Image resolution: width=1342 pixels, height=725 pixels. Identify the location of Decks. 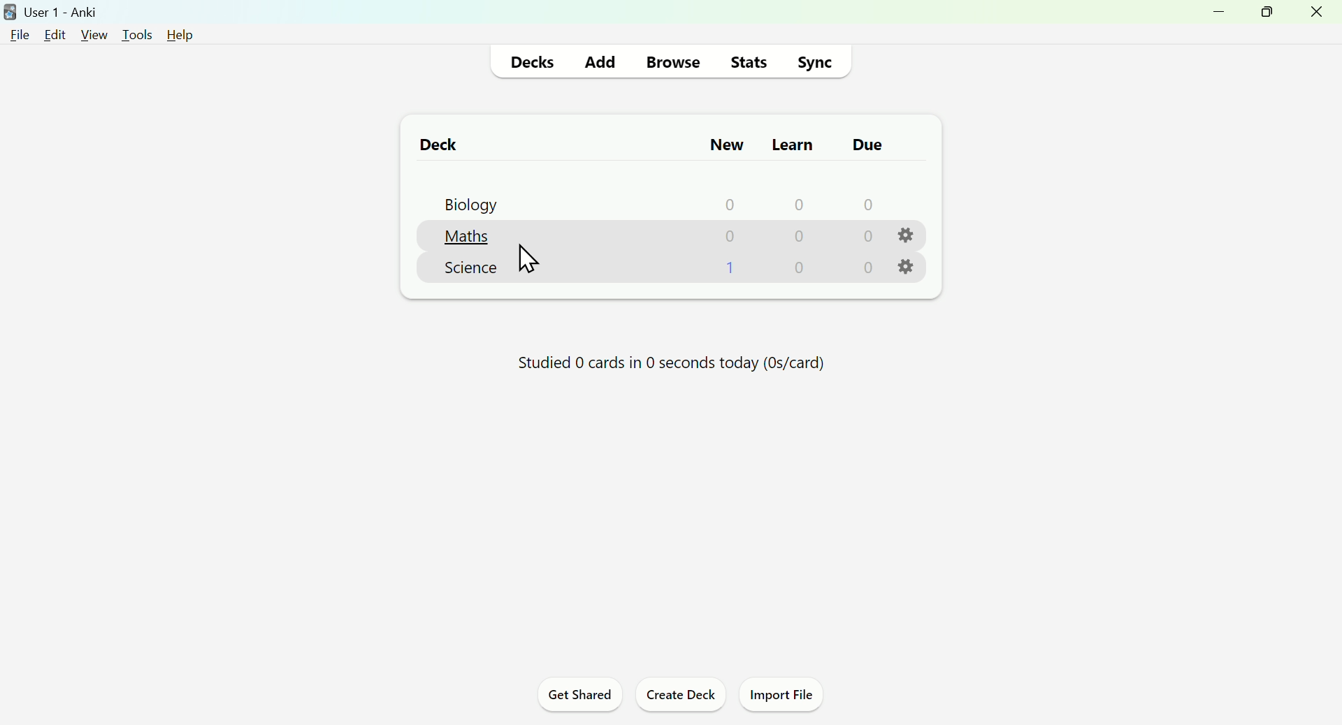
(533, 62).